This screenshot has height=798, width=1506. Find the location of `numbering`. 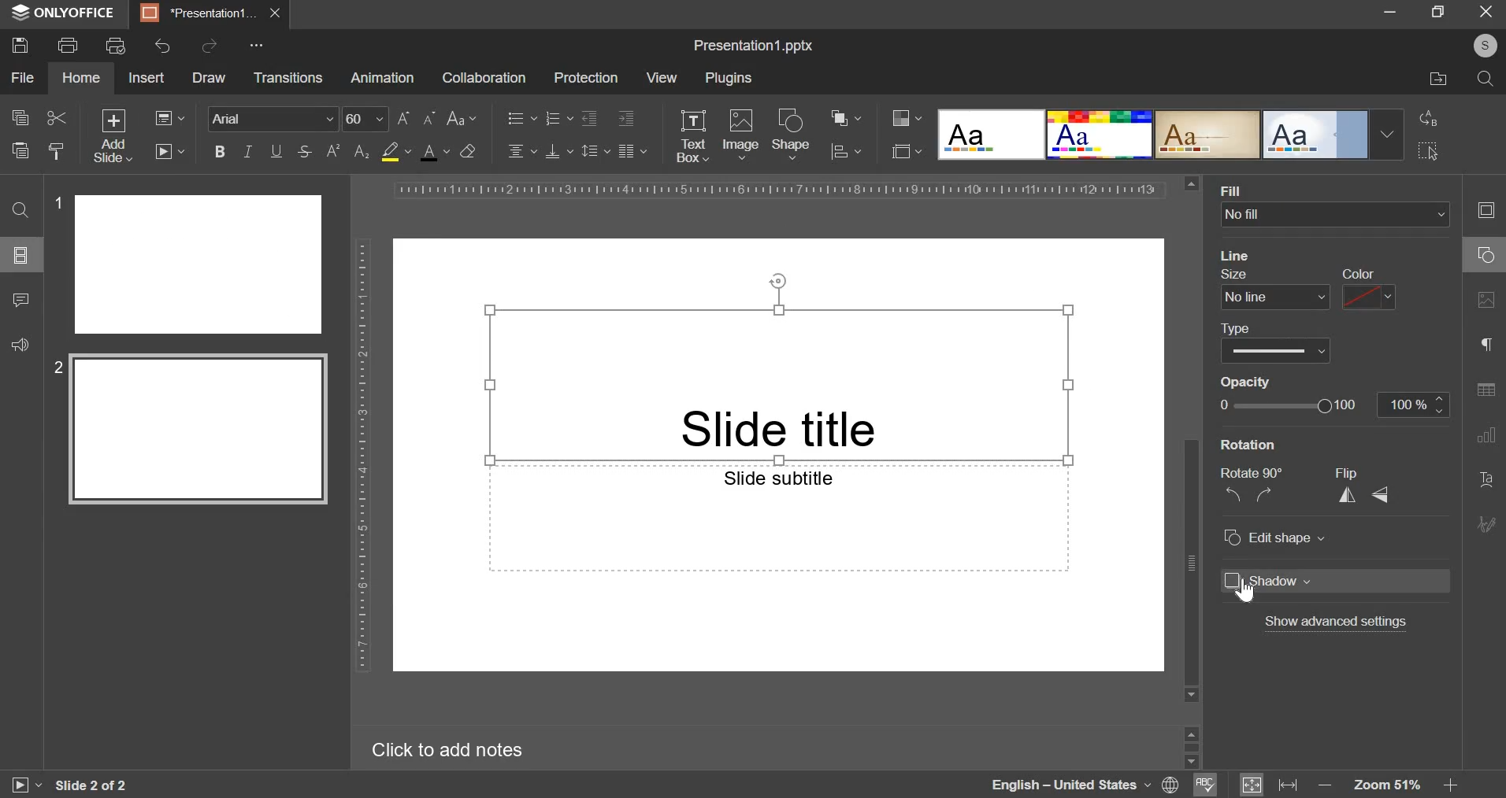

numbering is located at coordinates (558, 117).